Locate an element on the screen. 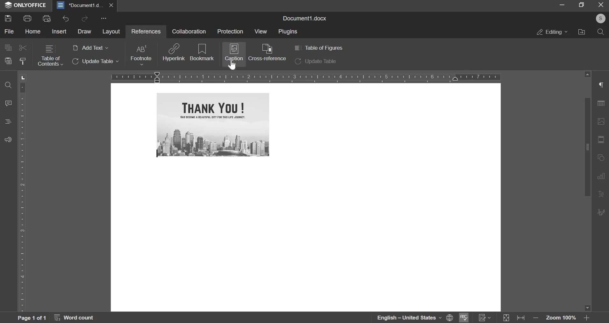 The width and height of the screenshot is (609, 323). search is located at coordinates (601, 32).